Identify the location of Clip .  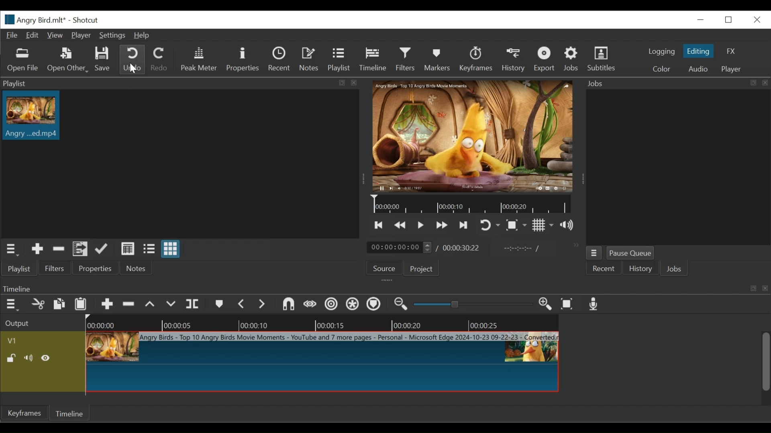
(31, 118).